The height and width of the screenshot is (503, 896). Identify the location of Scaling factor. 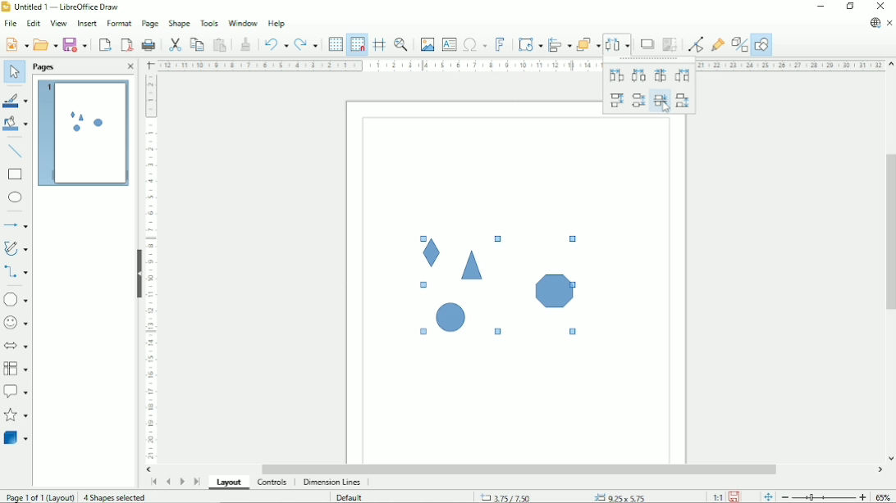
(717, 496).